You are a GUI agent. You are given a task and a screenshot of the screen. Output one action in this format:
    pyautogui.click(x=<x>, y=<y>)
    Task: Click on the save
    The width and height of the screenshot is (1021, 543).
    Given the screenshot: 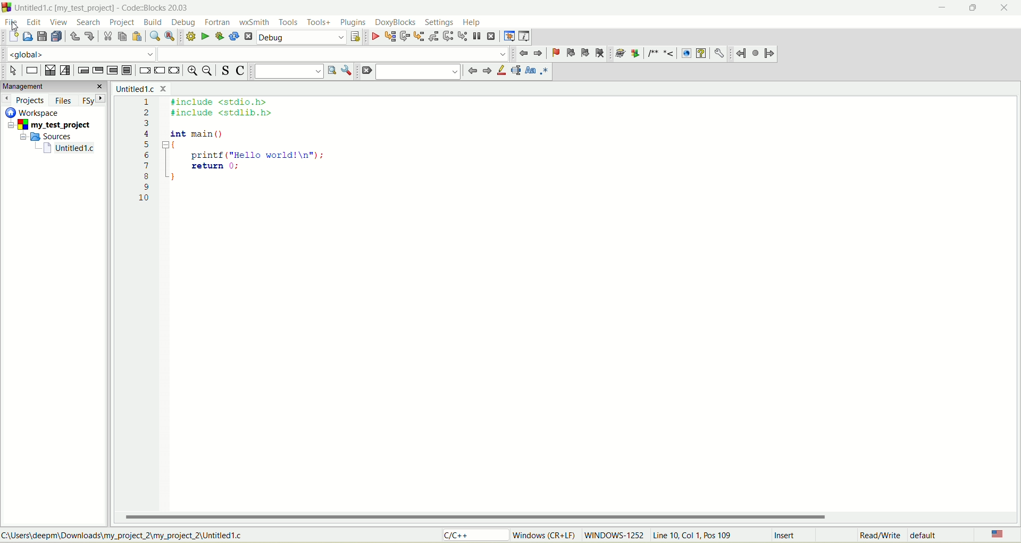 What is the action you would take?
    pyautogui.click(x=41, y=37)
    